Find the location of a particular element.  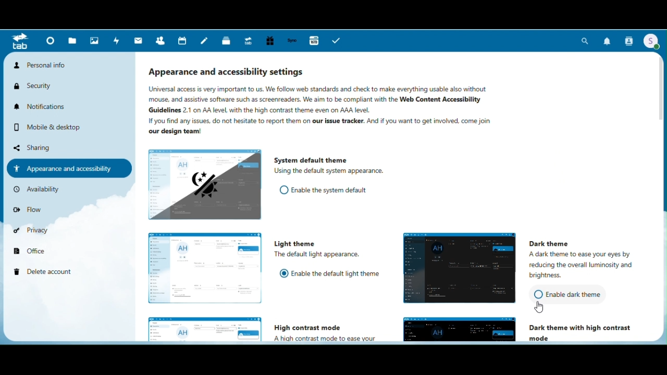

Mobile and desktop is located at coordinates (44, 127).